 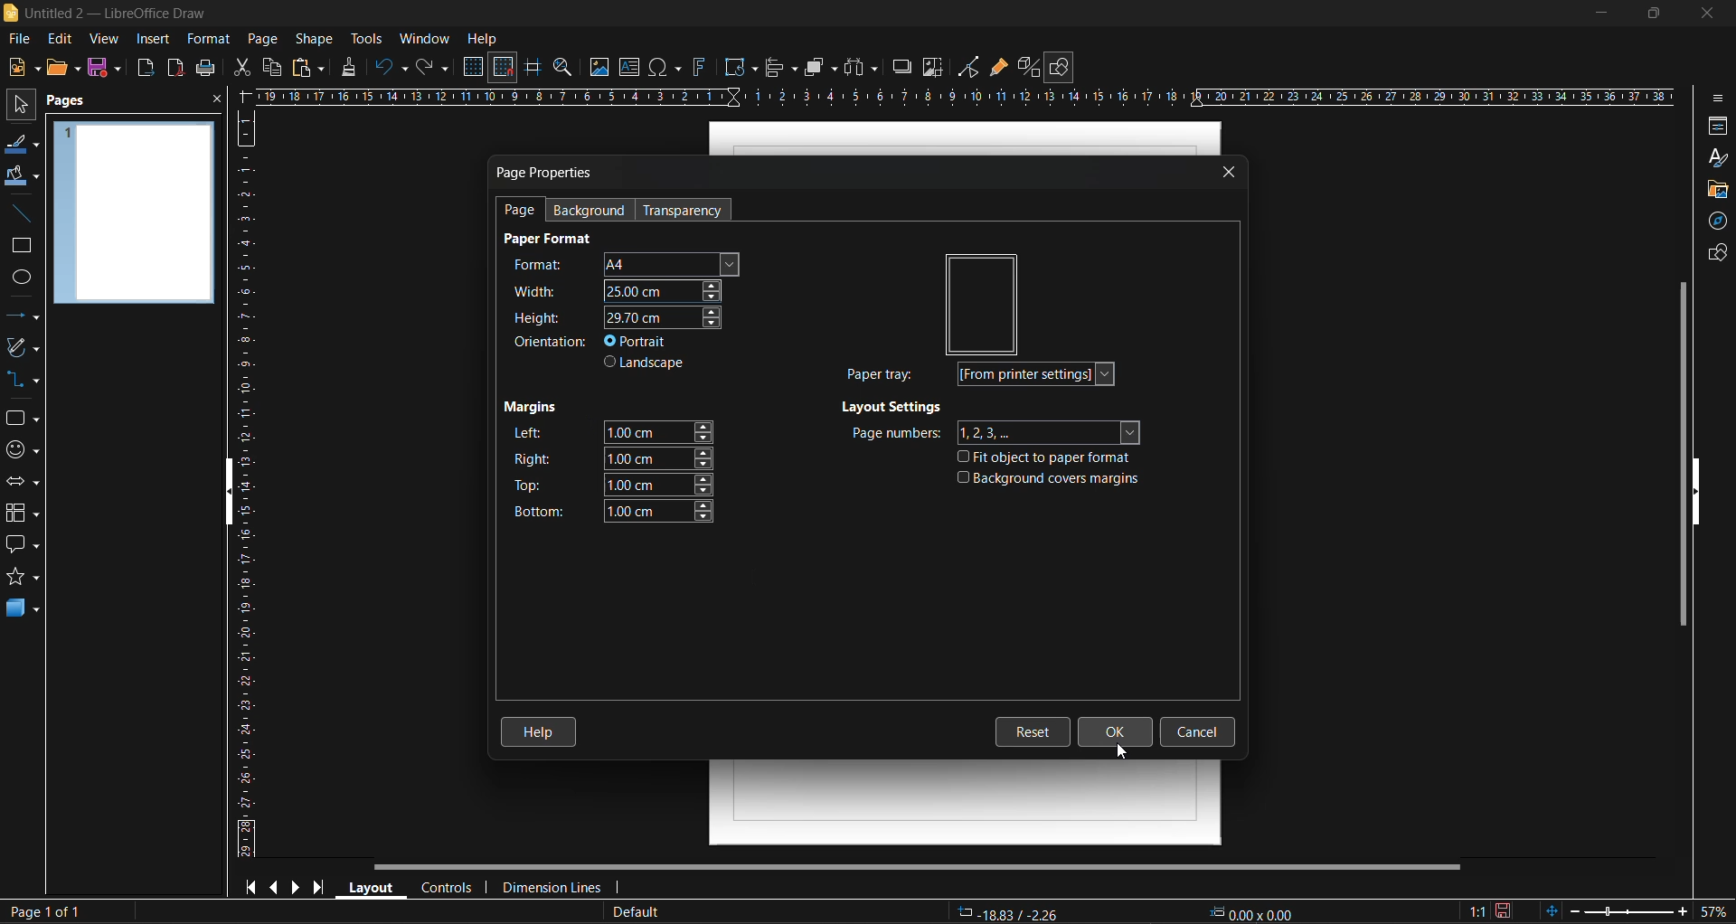 I want to click on preview, so click(x=984, y=302).